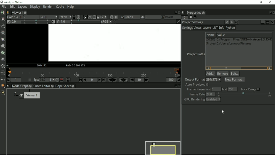  What do you see at coordinates (76, 66) in the screenshot?
I see `RoD` at bounding box center [76, 66].